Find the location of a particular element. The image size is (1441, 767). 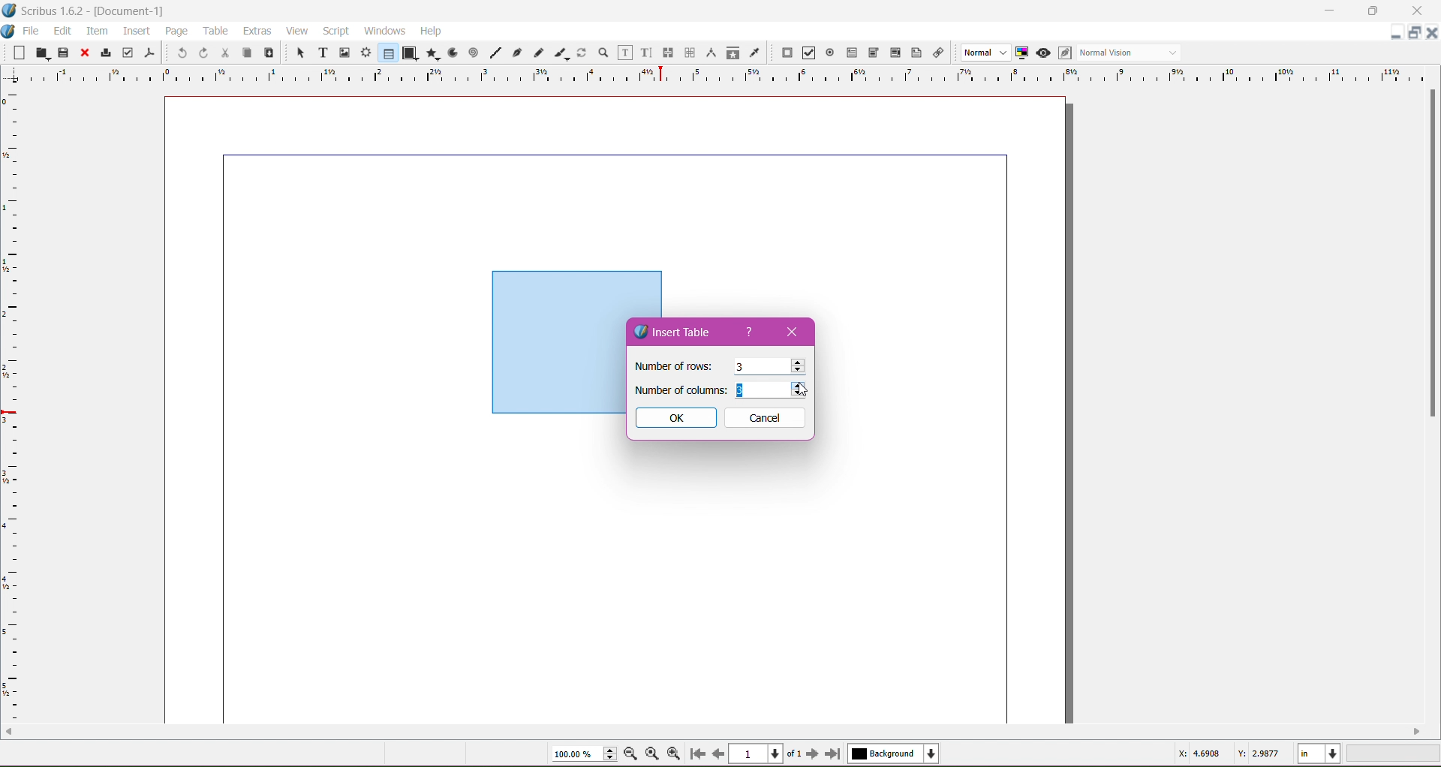

up/down is located at coordinates (799, 391).